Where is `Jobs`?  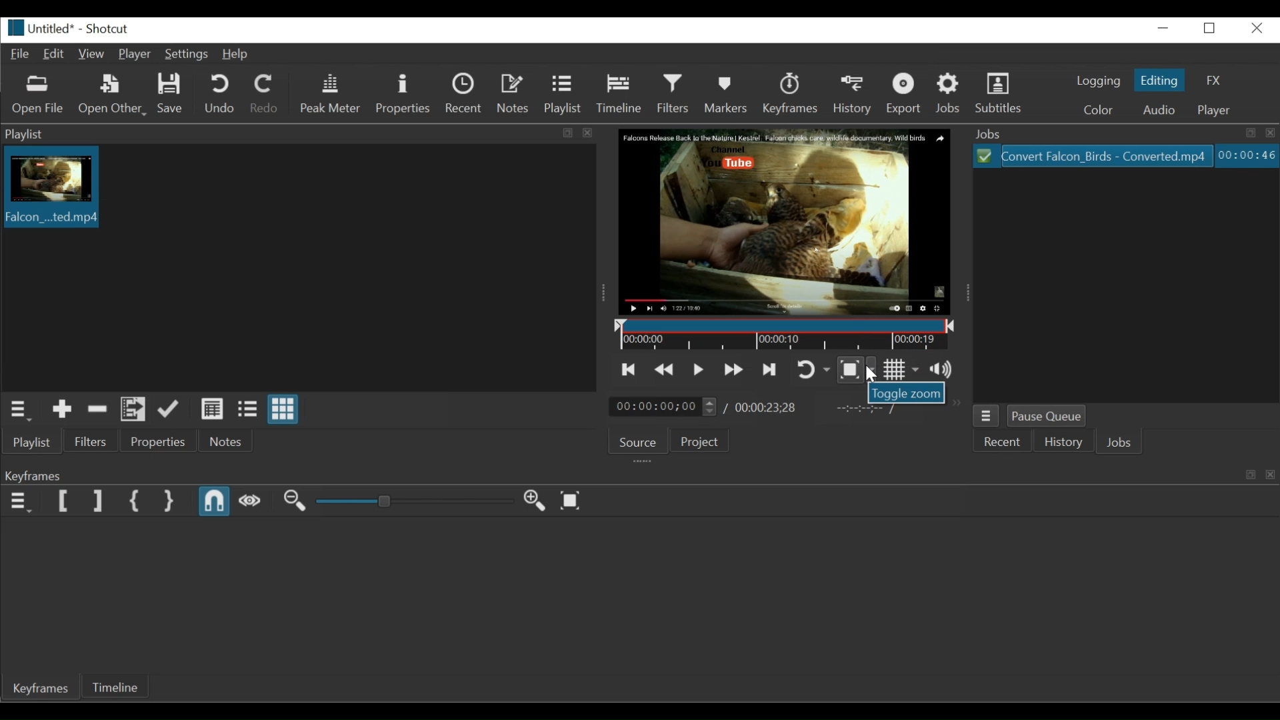 Jobs is located at coordinates (1118, 441).